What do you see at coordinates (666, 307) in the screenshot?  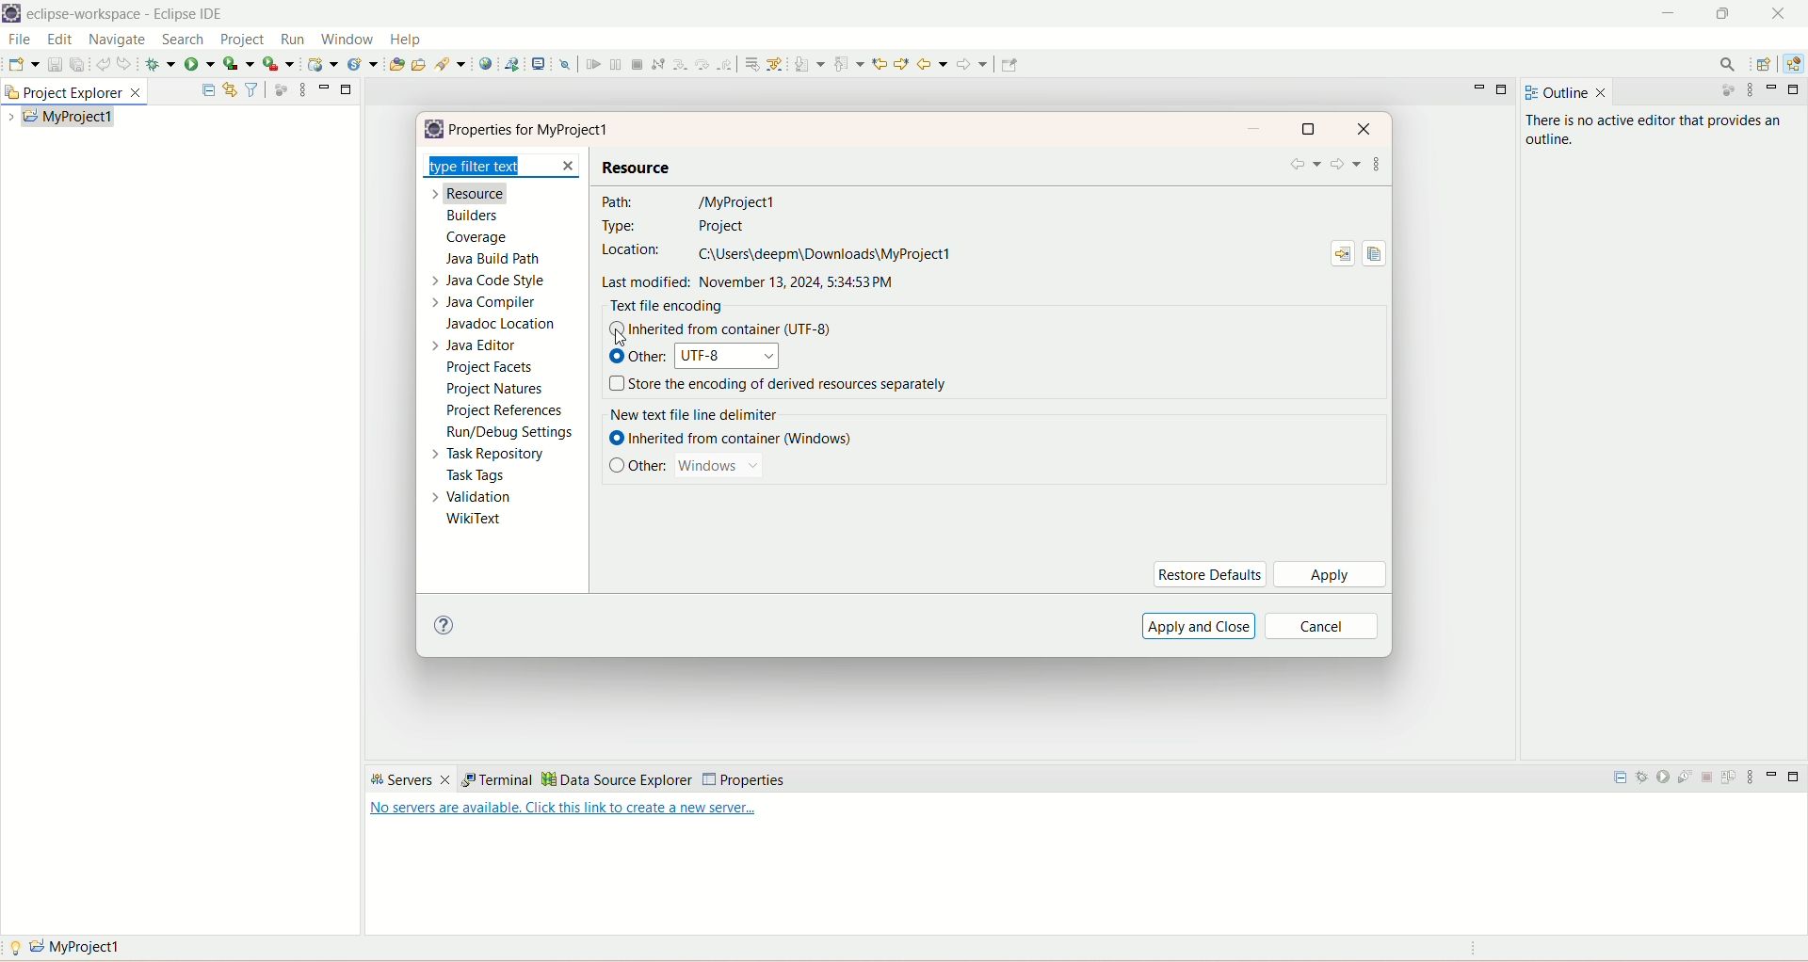 I see `text file encoding` at bounding box center [666, 307].